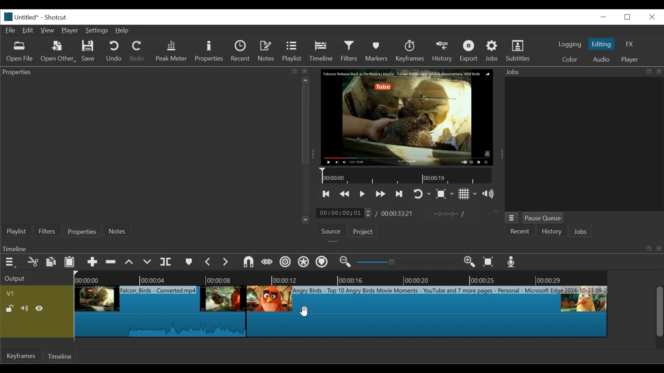 This screenshot has width=664, height=373. What do you see at coordinates (7, 17) in the screenshot?
I see `Shotcut logo` at bounding box center [7, 17].